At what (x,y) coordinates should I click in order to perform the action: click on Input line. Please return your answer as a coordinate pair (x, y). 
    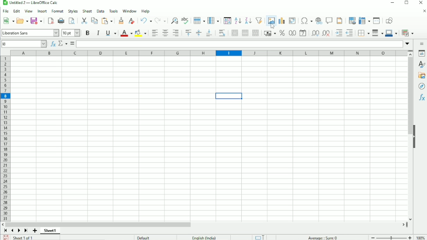
    Looking at the image, I should click on (240, 44).